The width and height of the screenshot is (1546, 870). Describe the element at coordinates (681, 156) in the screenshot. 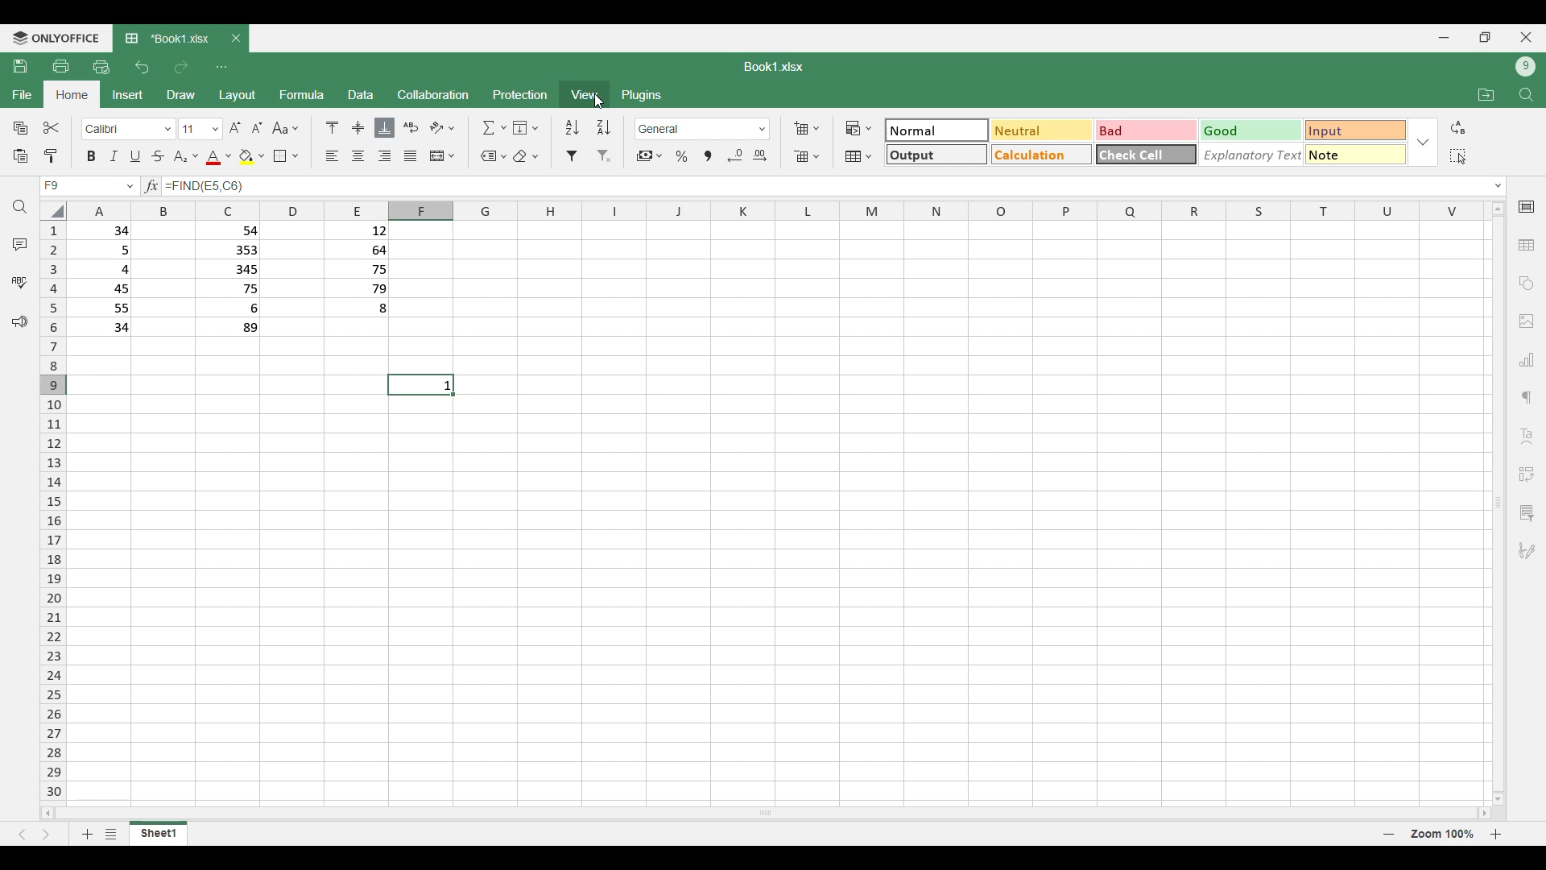

I see `Percent style` at that location.